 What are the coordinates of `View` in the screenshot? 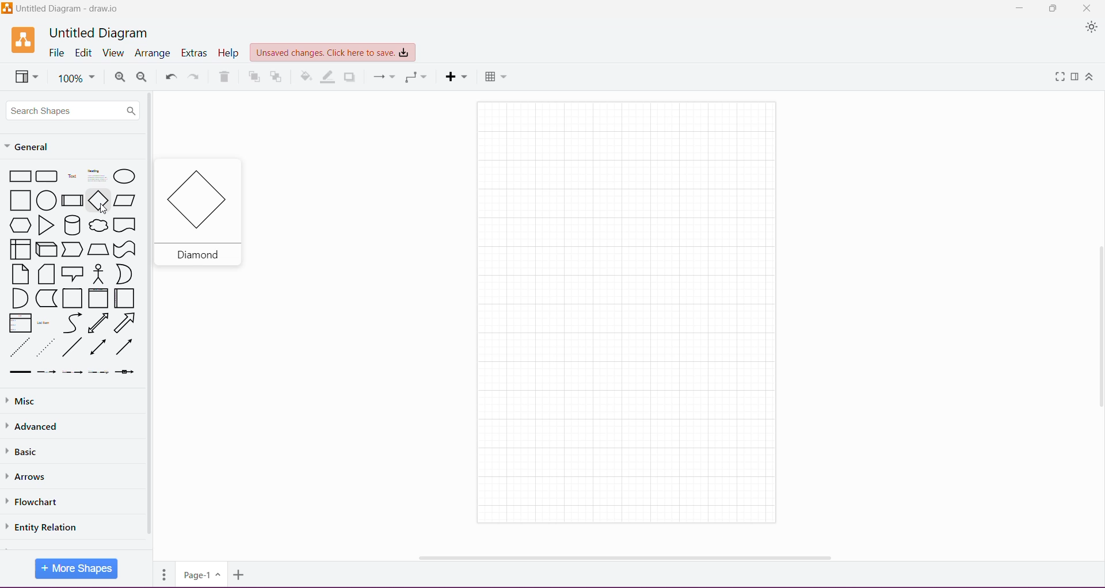 It's located at (26, 77).